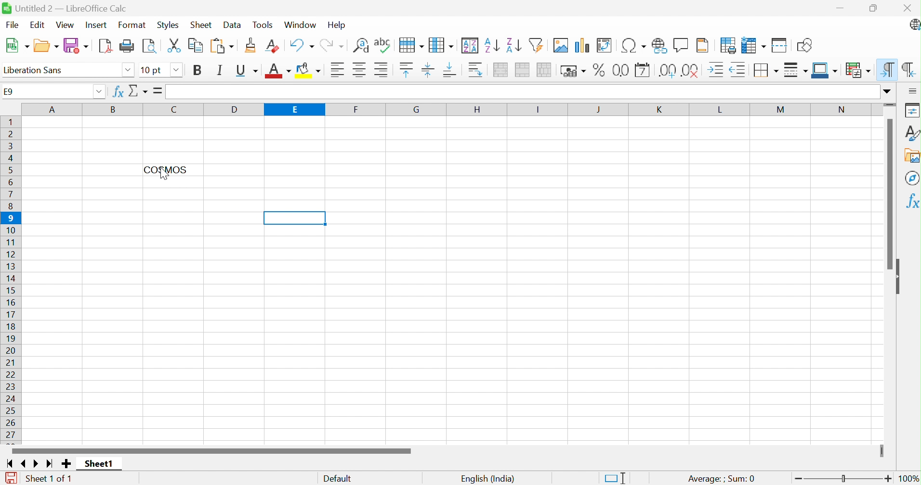  Describe the element at coordinates (737, 70) in the screenshot. I see `Decrease indent` at that location.